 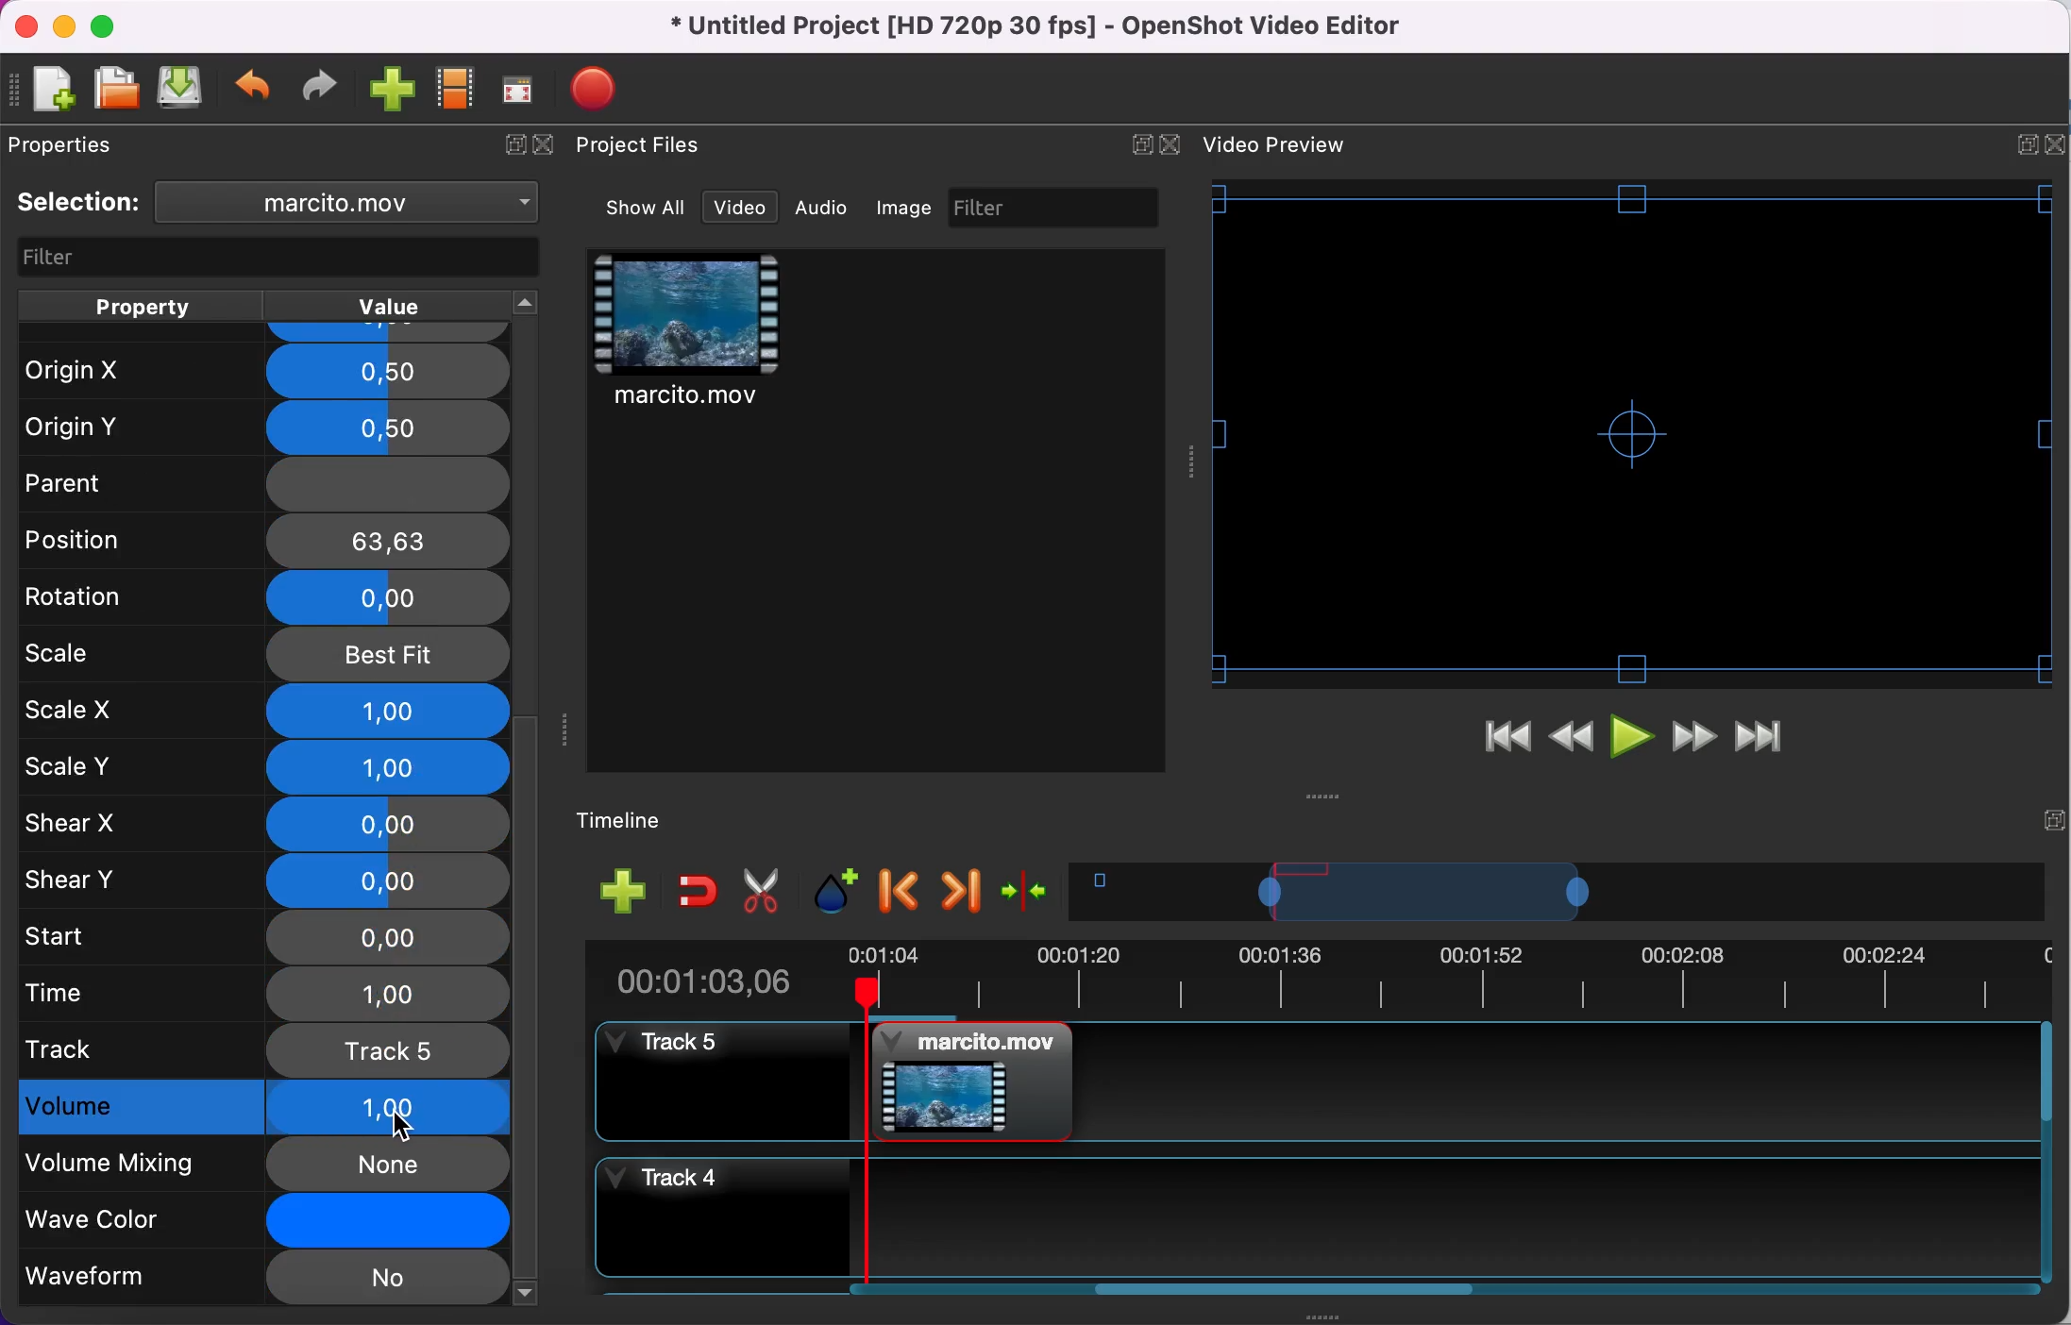 I want to click on Text, so click(x=1274, y=144).